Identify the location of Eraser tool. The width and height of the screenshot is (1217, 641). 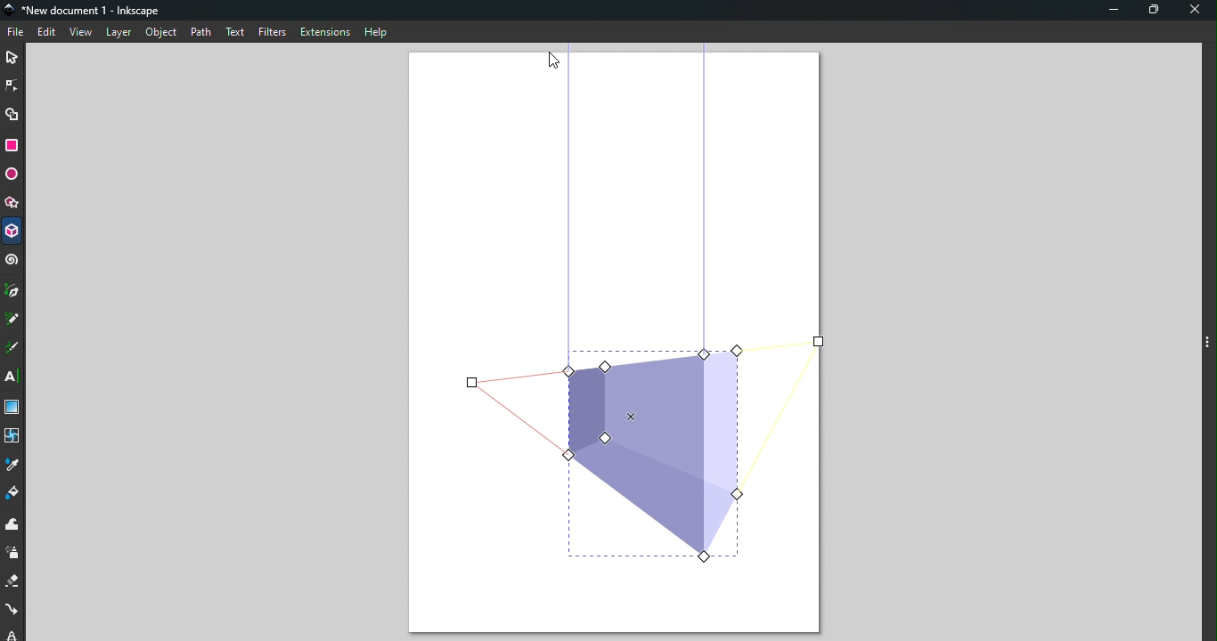
(13, 583).